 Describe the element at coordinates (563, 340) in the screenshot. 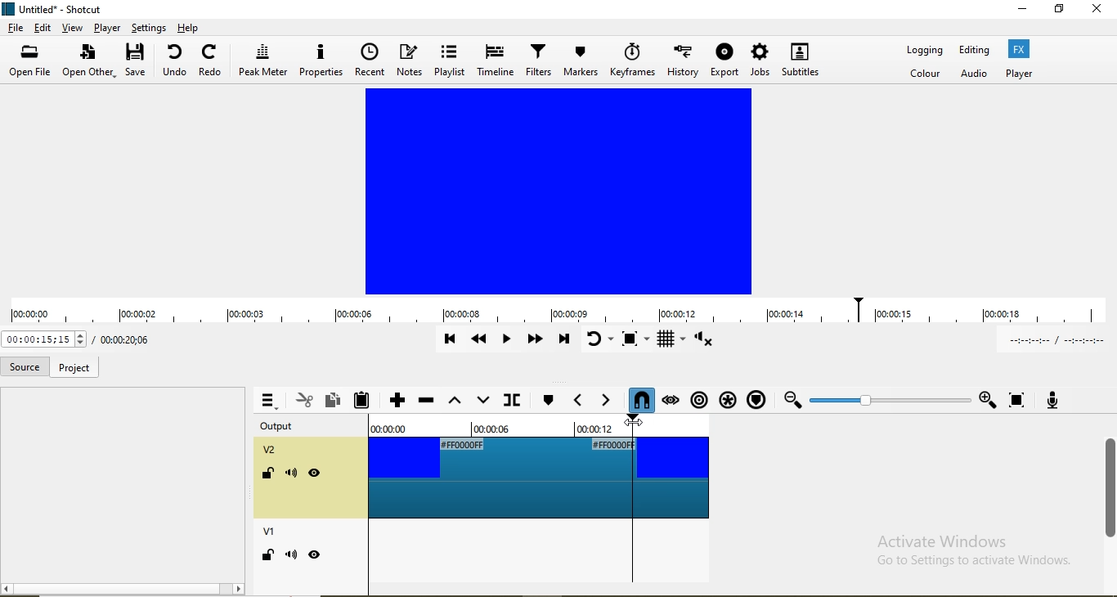

I see `Skip to the next point ` at that location.